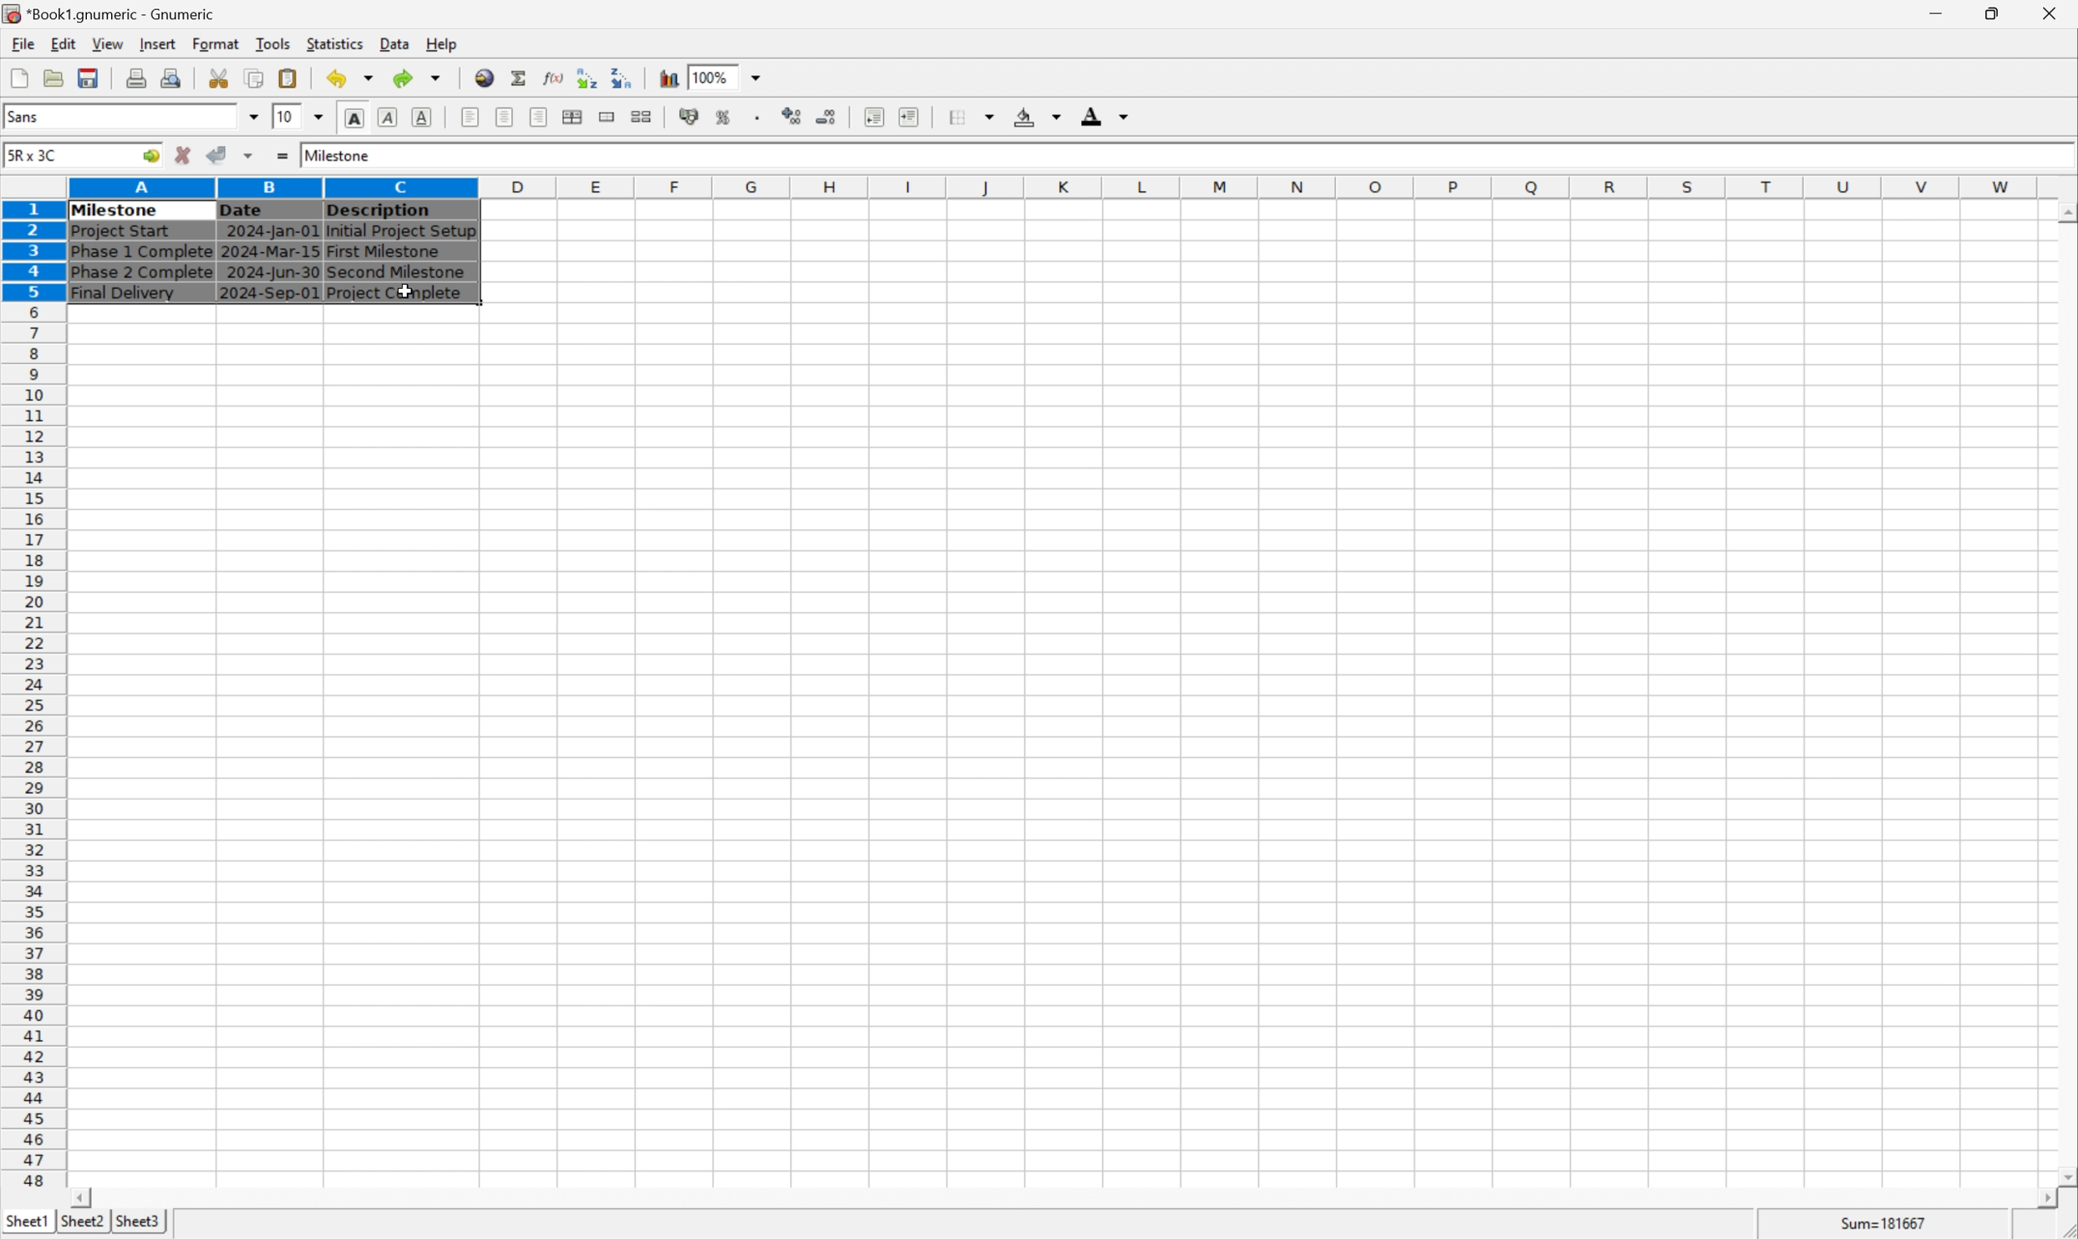 The height and width of the screenshot is (1239, 2078). I want to click on underline, so click(422, 117).